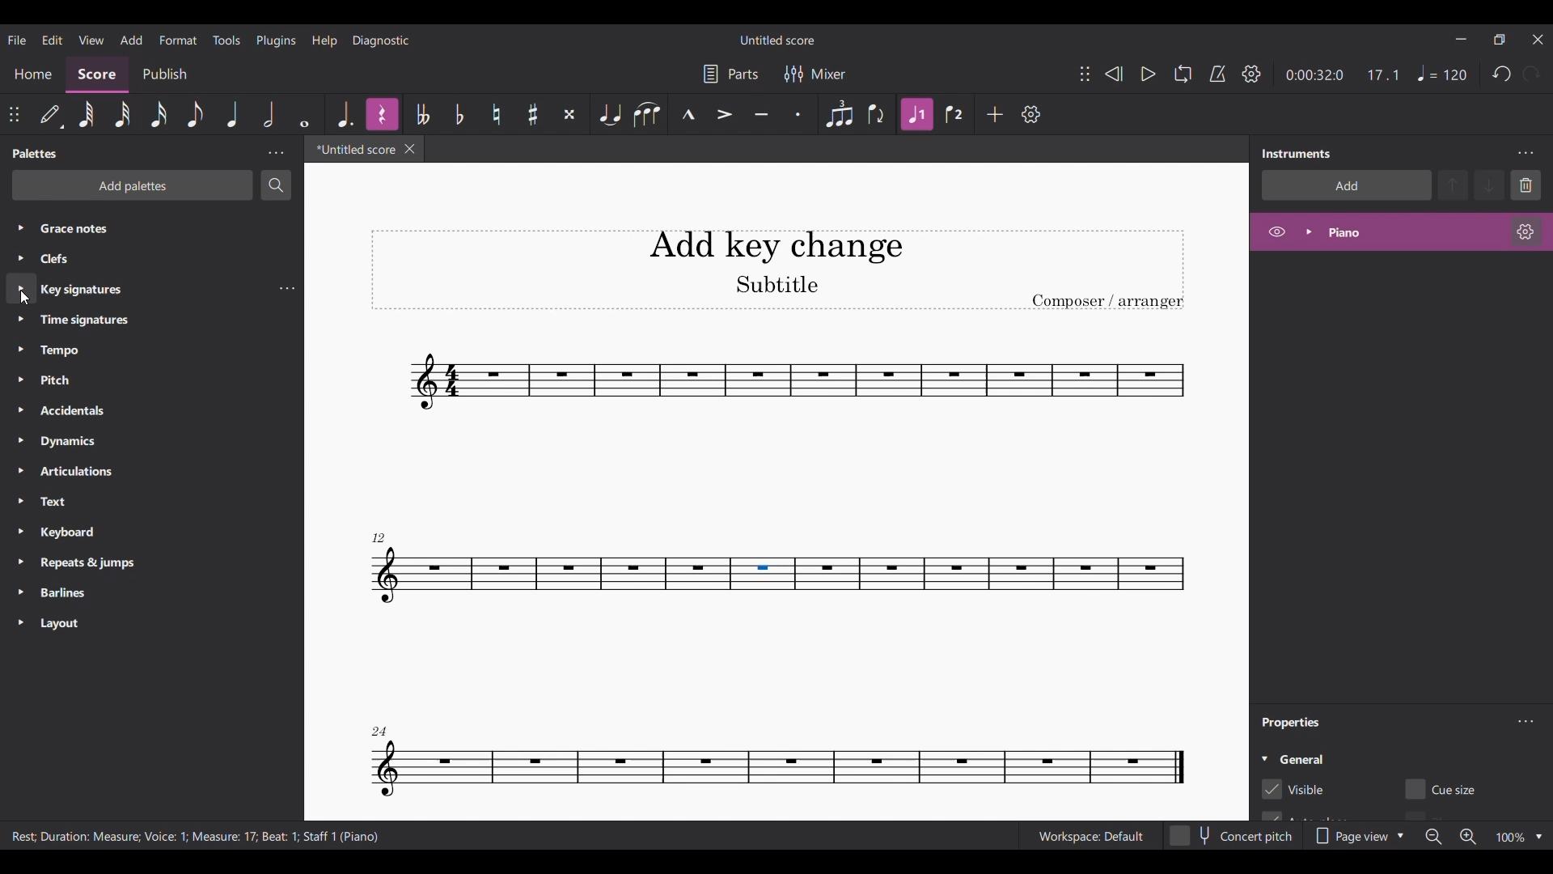  What do you see at coordinates (98, 74) in the screenshot?
I see `Score, current section highlighted` at bounding box center [98, 74].